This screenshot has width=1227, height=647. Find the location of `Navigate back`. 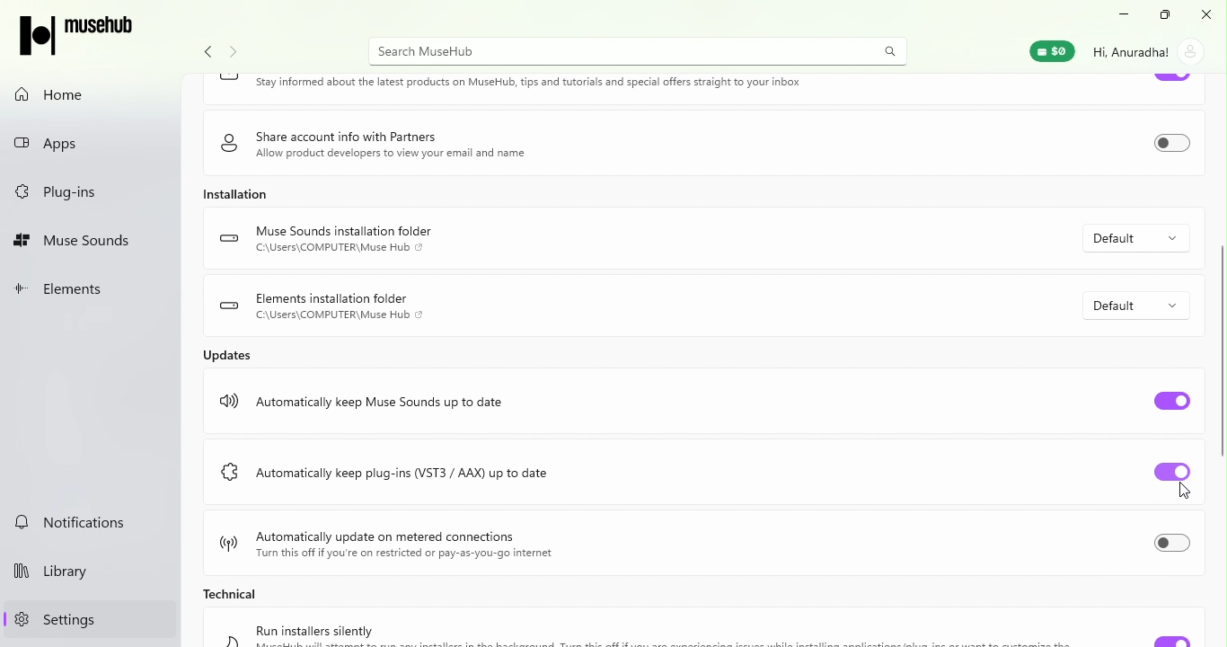

Navigate back is located at coordinates (207, 52).